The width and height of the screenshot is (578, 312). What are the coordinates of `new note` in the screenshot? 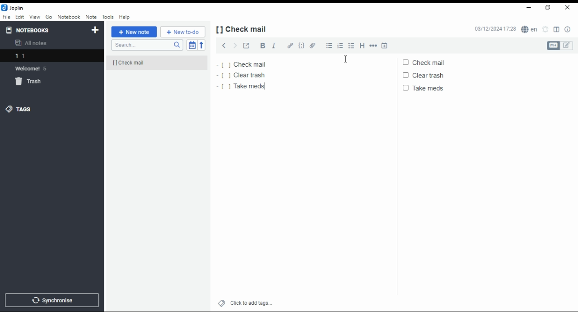 It's located at (134, 32).